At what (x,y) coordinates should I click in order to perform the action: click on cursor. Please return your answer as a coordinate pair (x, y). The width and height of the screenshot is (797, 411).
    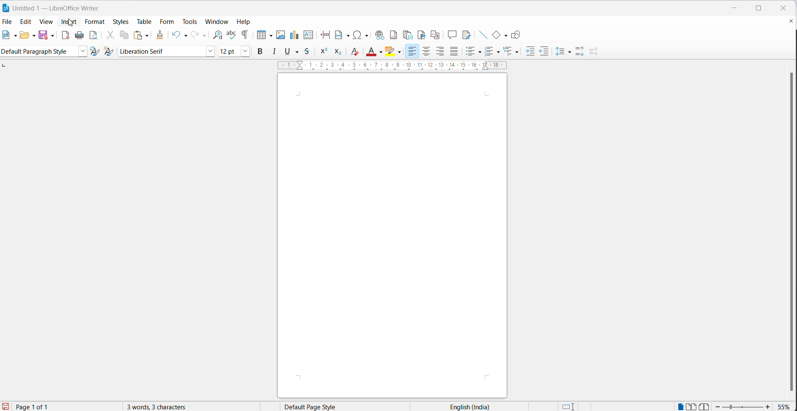
    Looking at the image, I should click on (71, 21).